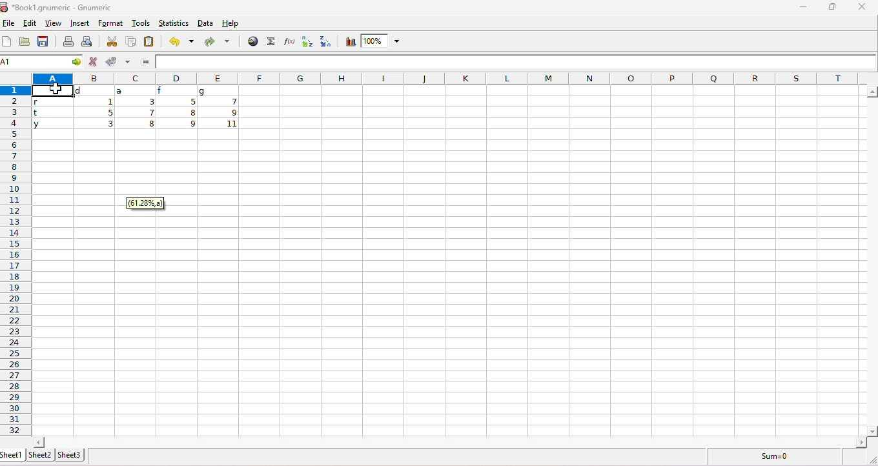 Image resolution: width=878 pixels, height=466 pixels. I want to click on insert, so click(78, 23).